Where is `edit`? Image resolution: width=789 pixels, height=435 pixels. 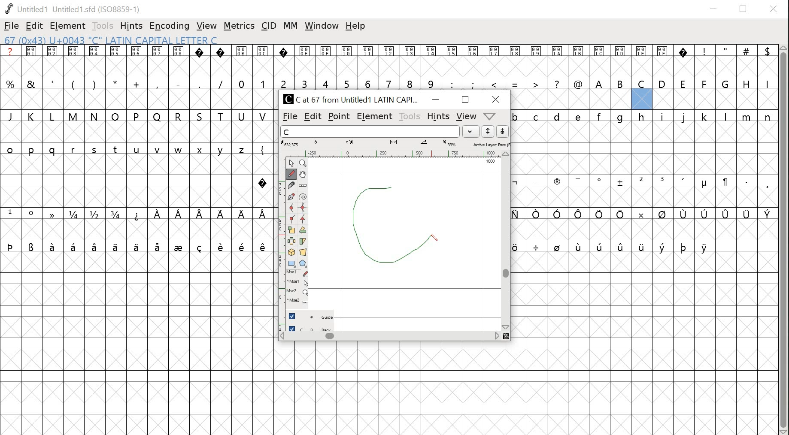
edit is located at coordinates (313, 117).